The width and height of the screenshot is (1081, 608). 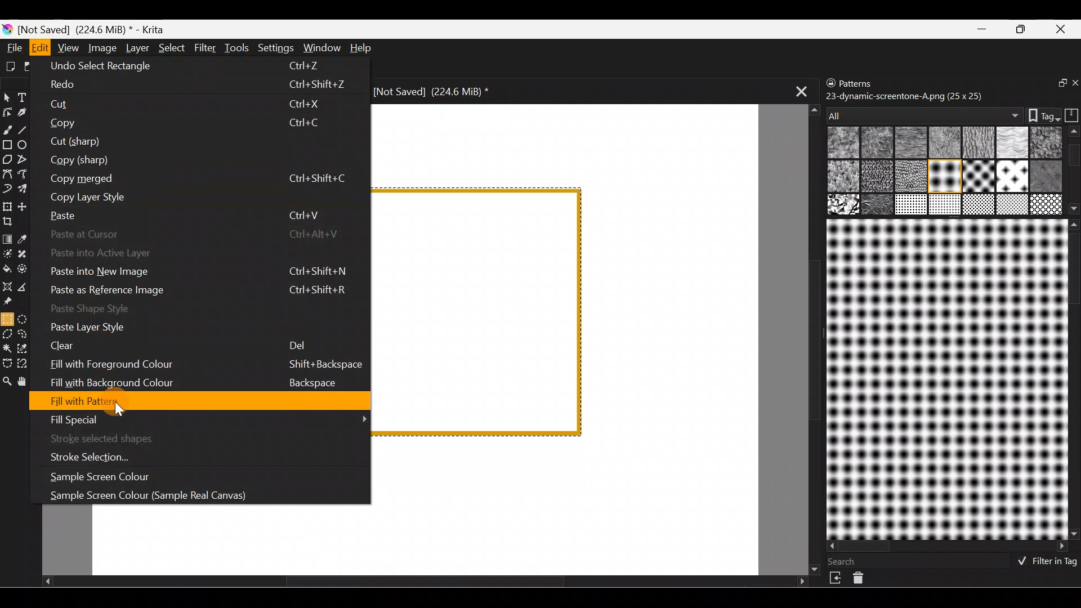 What do you see at coordinates (7, 98) in the screenshot?
I see `Select shapes` at bounding box center [7, 98].